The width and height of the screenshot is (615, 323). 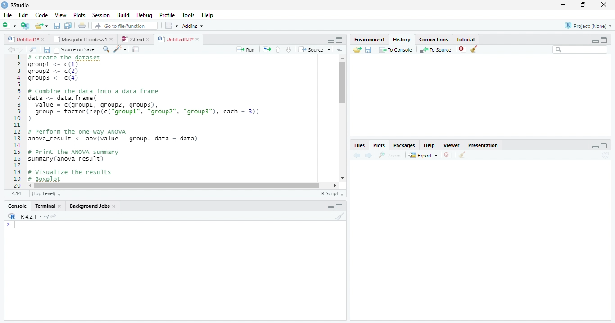 What do you see at coordinates (15, 4) in the screenshot?
I see `Rstudio` at bounding box center [15, 4].